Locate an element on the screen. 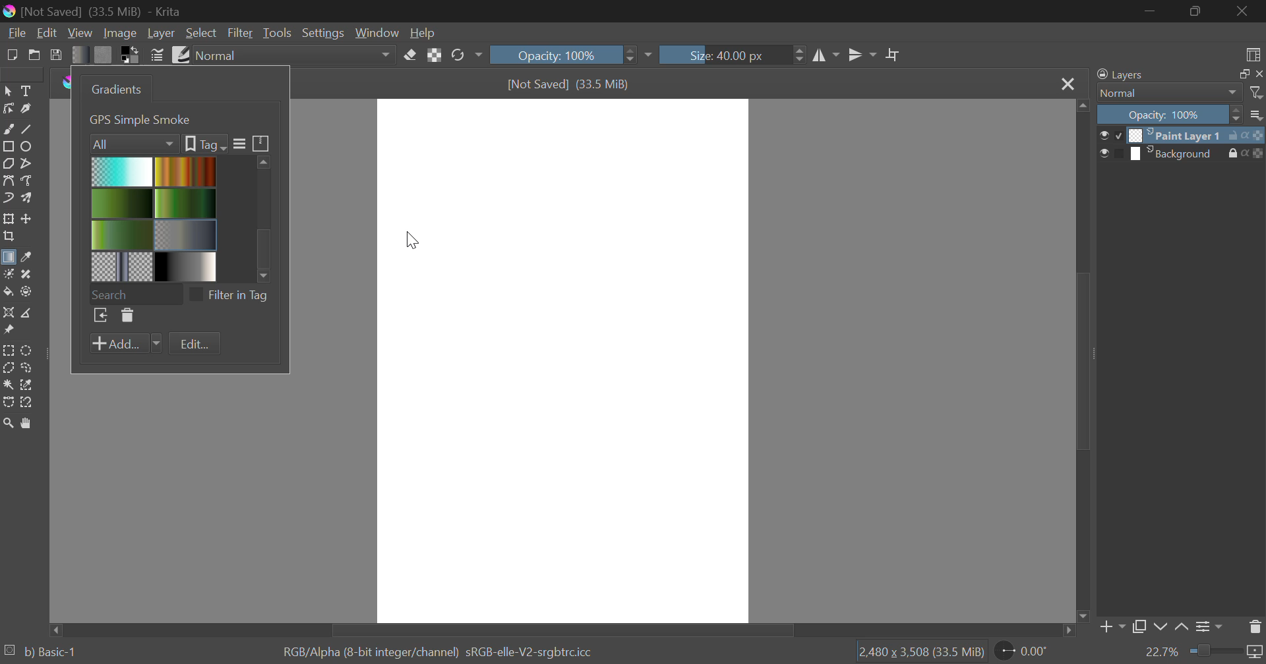  Select is located at coordinates (8, 90).